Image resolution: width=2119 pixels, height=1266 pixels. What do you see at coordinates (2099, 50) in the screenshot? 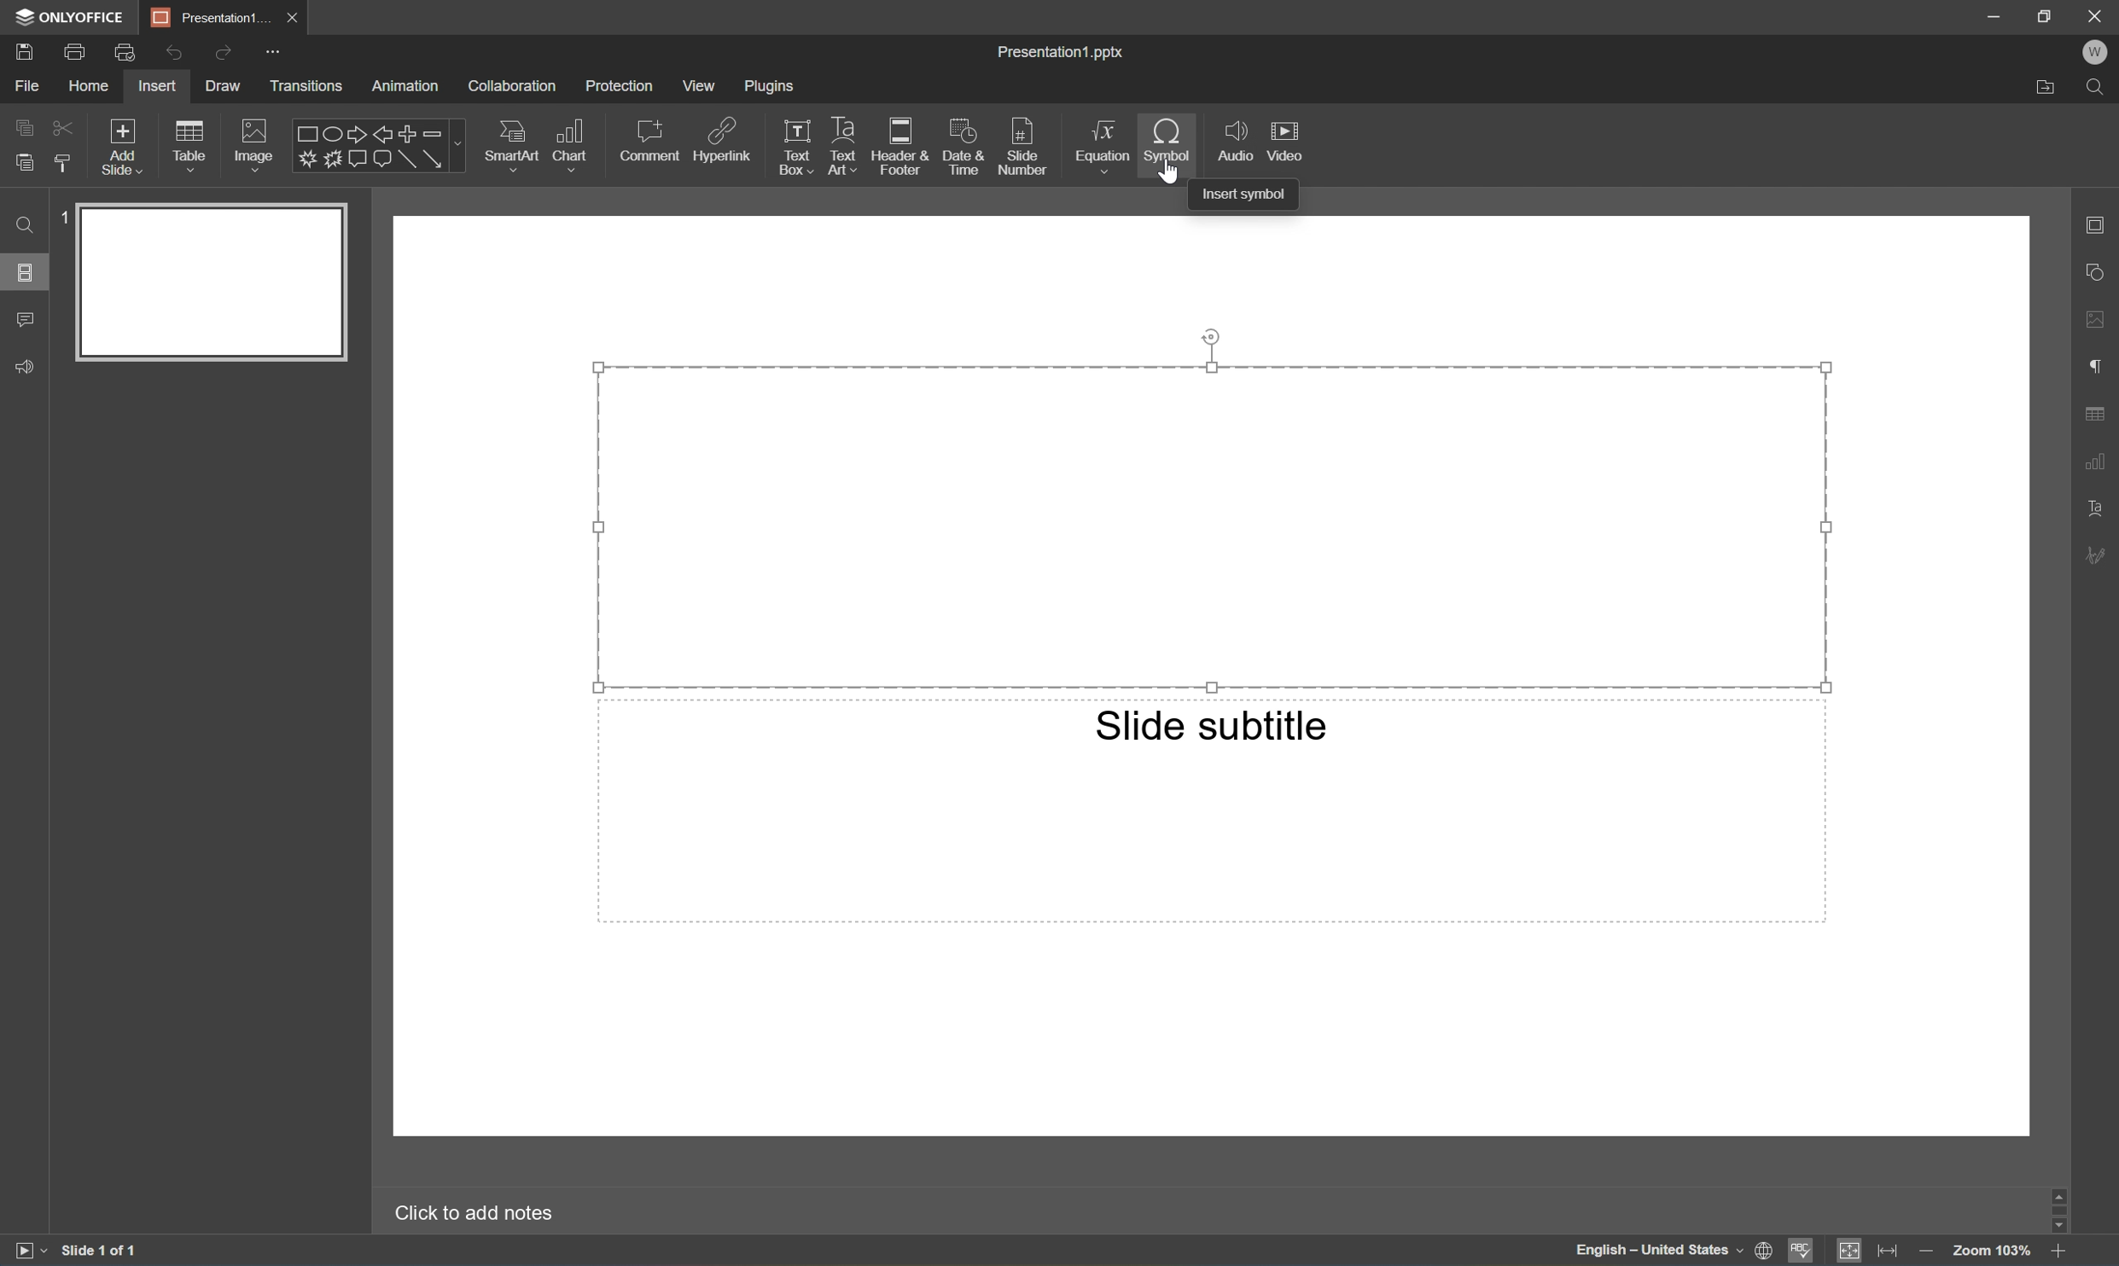
I see `W` at bounding box center [2099, 50].